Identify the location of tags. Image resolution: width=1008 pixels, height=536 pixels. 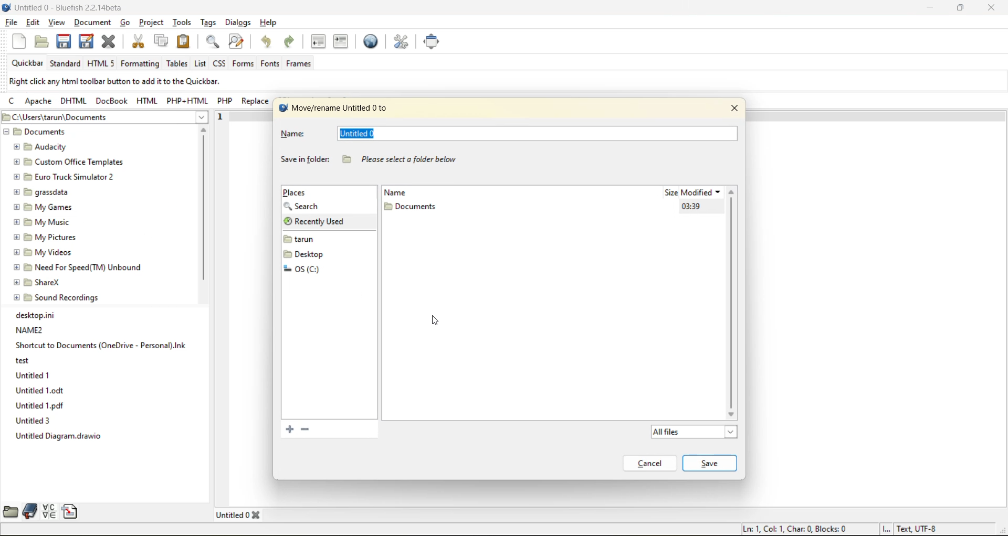
(210, 24).